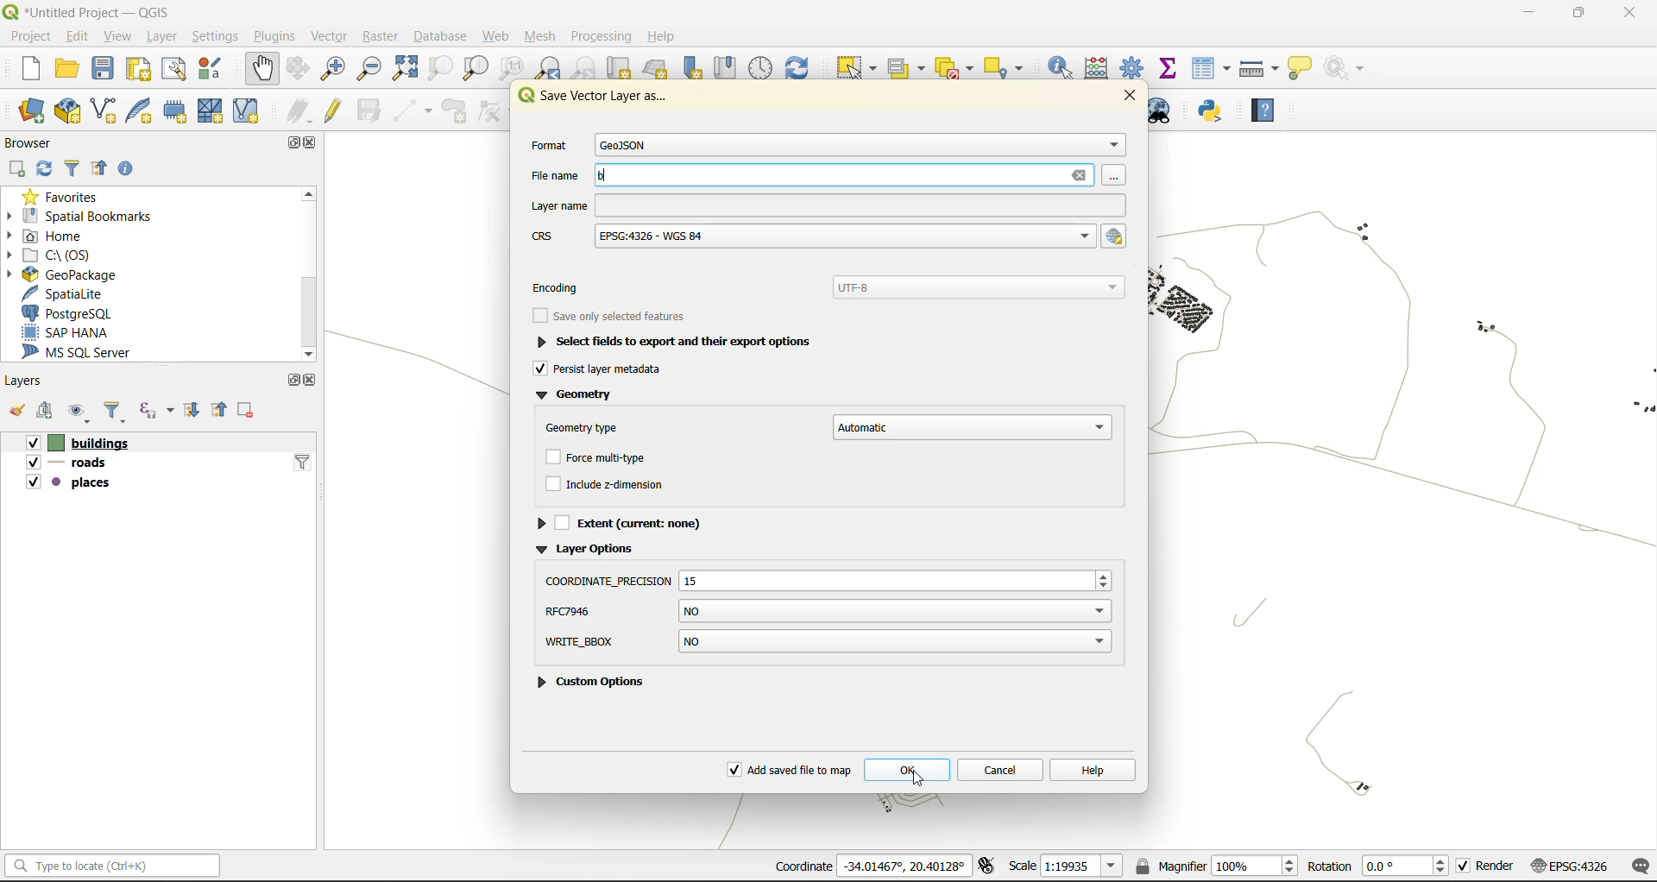 This screenshot has width=1657, height=882. What do you see at coordinates (180, 110) in the screenshot?
I see `temporary scratch file layer` at bounding box center [180, 110].